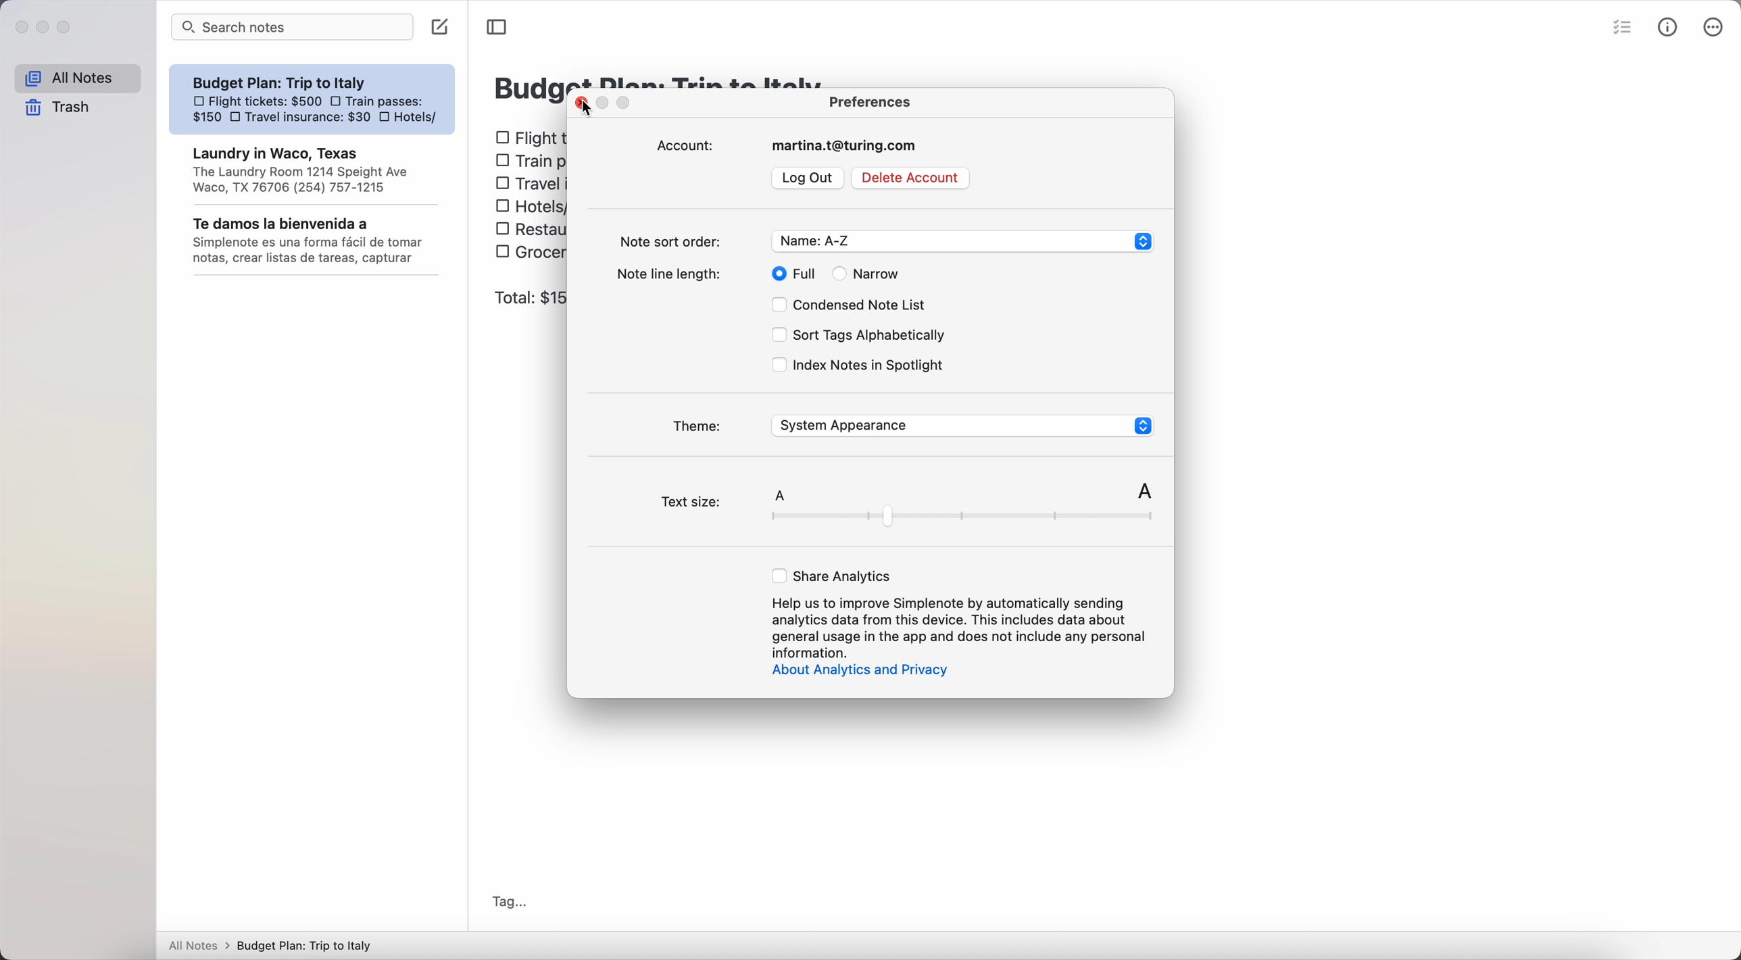 This screenshot has width=1741, height=960. I want to click on search bar, so click(293, 27).